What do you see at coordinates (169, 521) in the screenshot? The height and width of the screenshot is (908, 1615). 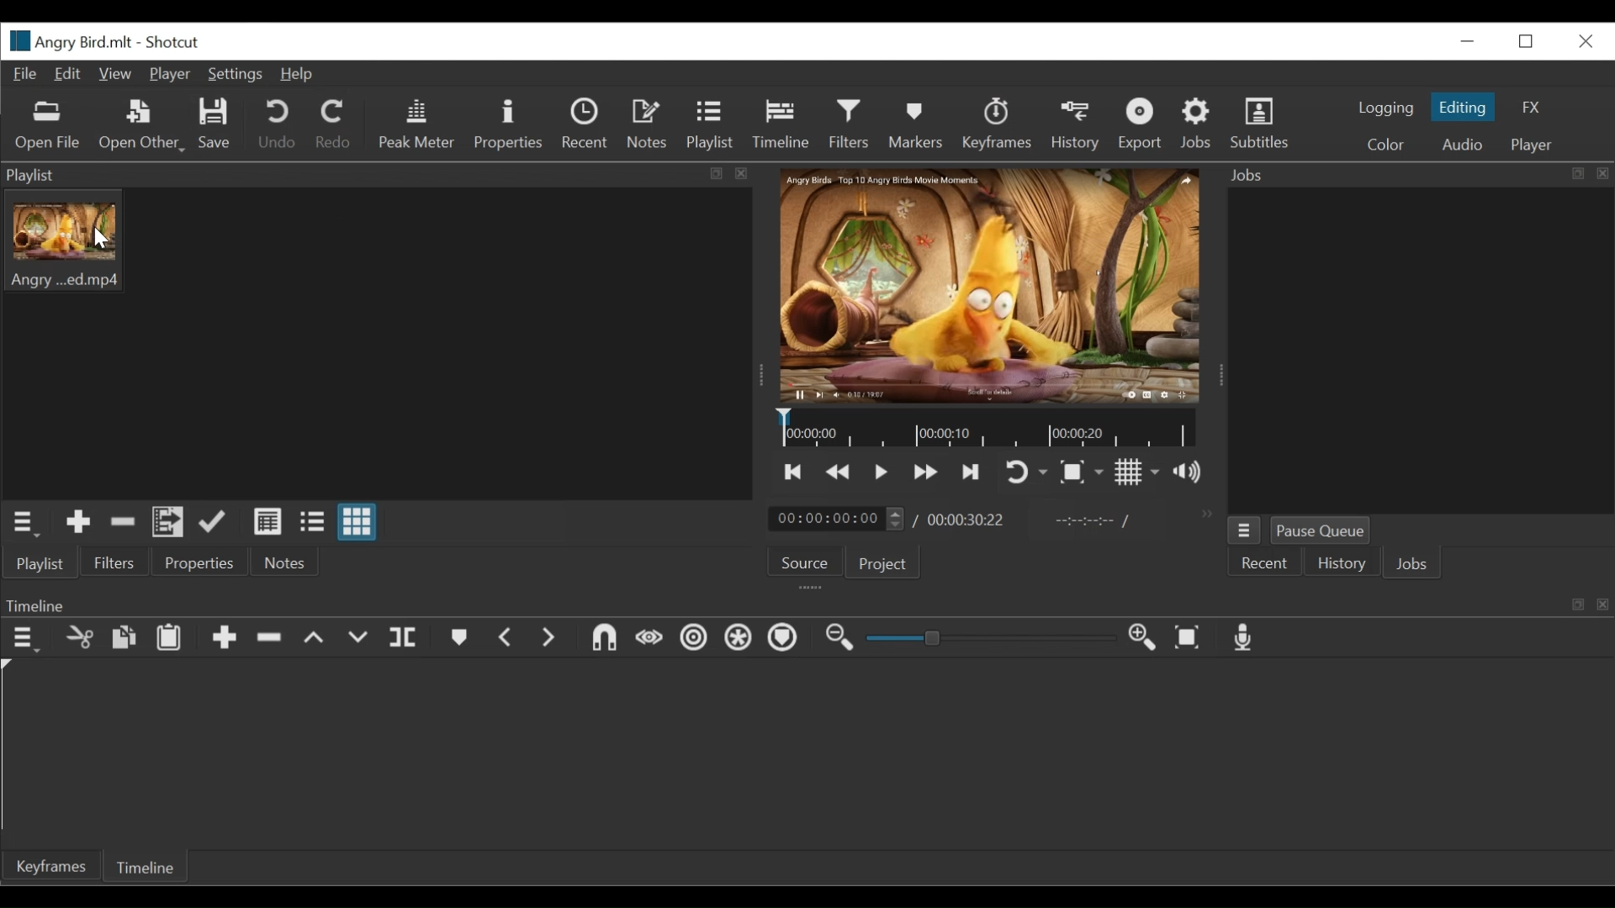 I see `Add filesto the playlist` at bounding box center [169, 521].